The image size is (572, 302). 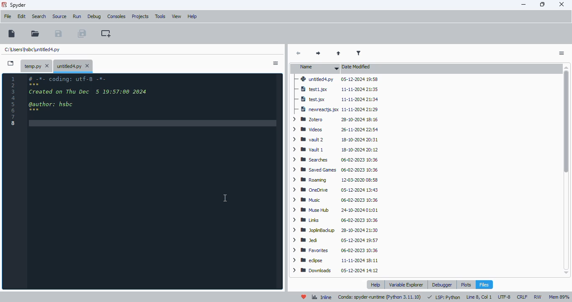 I want to click on create new cell at the current line, so click(x=106, y=33).